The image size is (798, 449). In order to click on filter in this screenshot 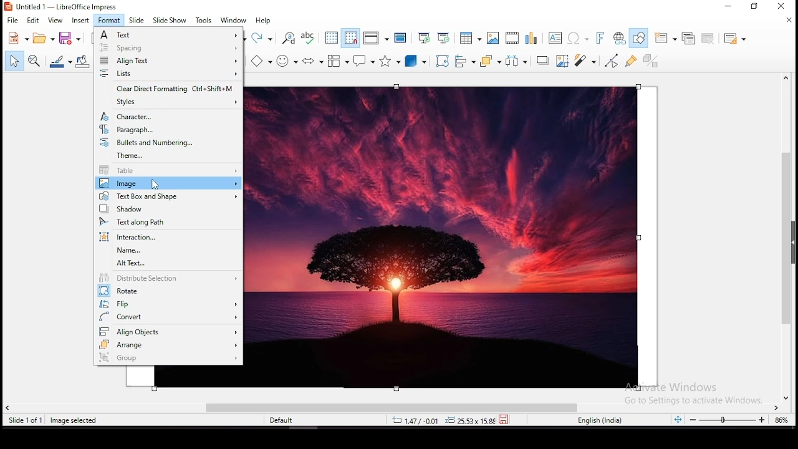, I will do `click(584, 60)`.